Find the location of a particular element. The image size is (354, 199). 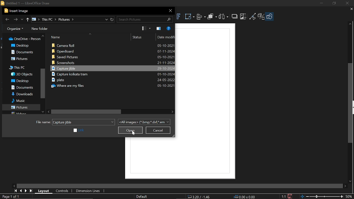

Slide master name is located at coordinates (141, 197).